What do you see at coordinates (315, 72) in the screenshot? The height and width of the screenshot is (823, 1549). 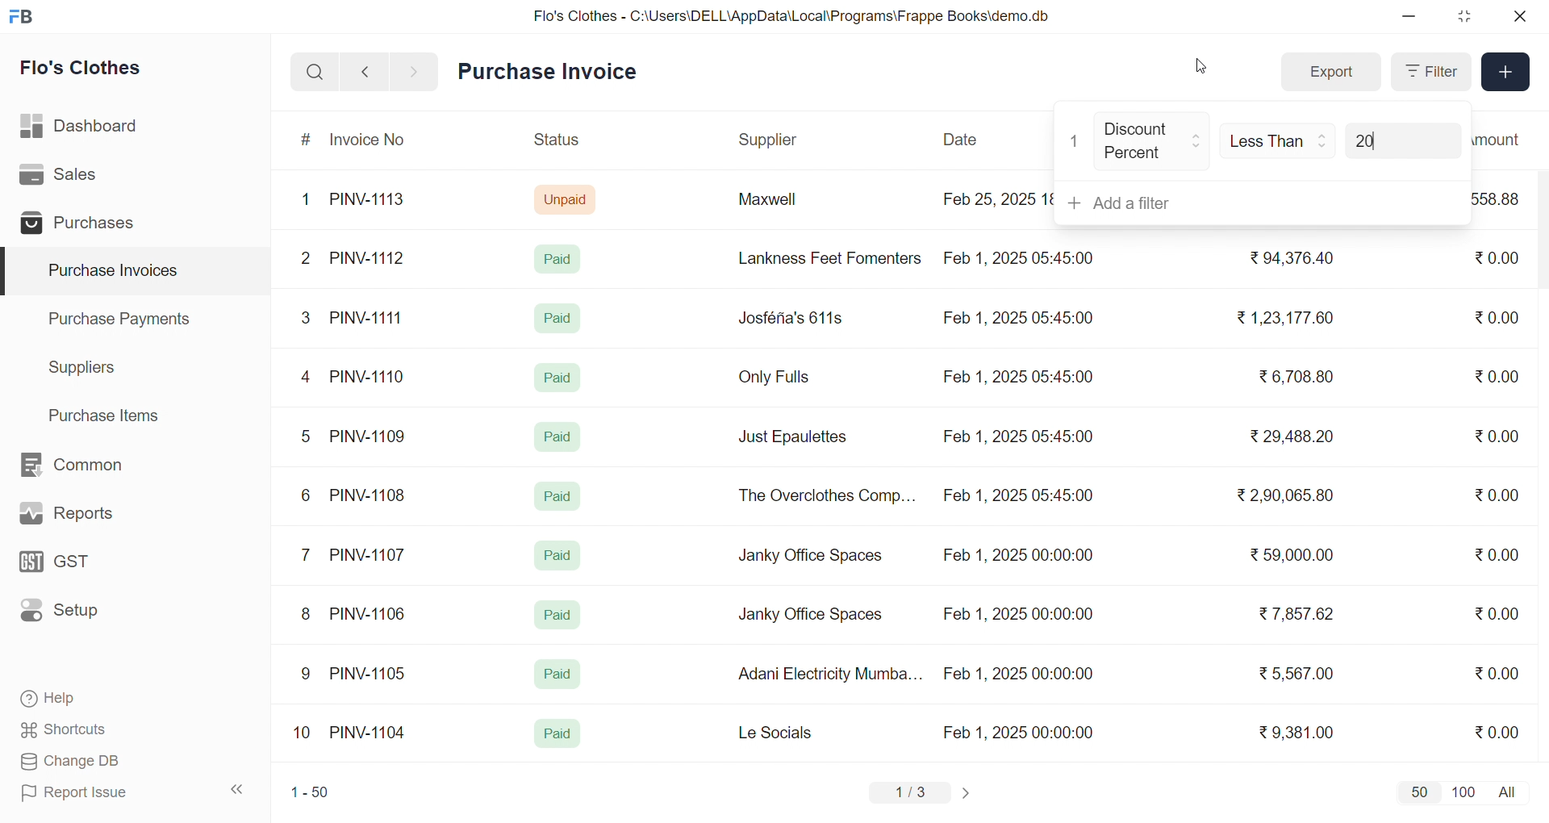 I see `search` at bounding box center [315, 72].